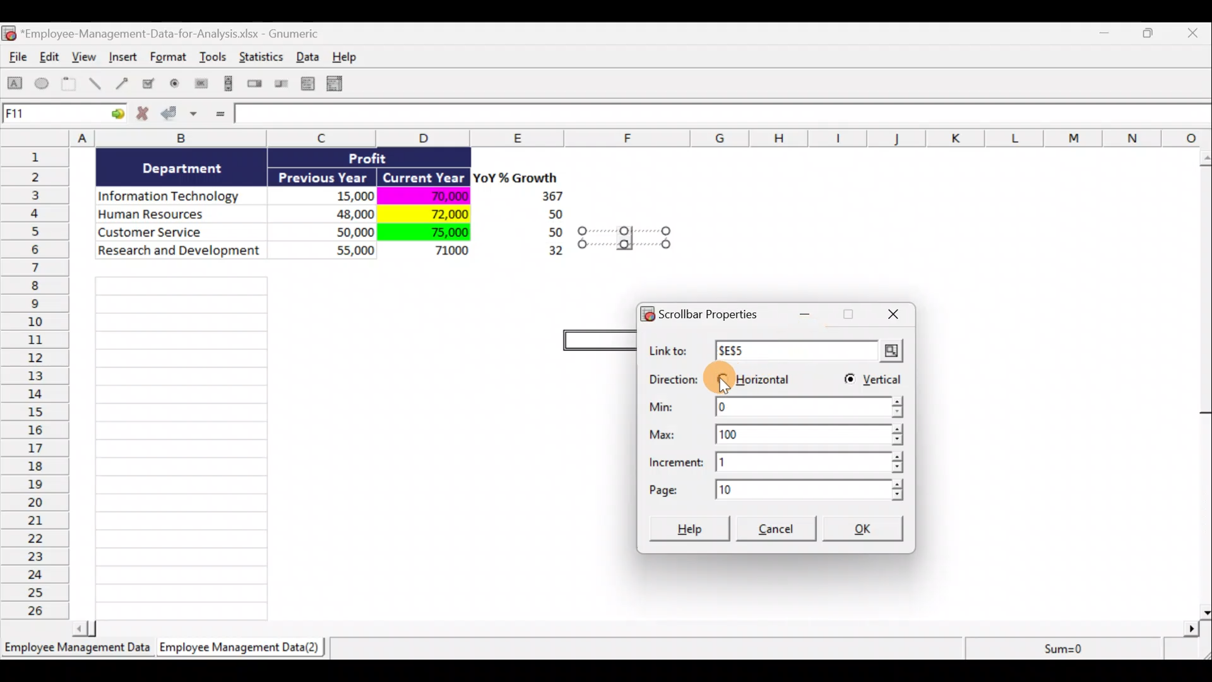 This screenshot has width=1212, height=682. Describe the element at coordinates (867, 530) in the screenshot. I see `OK` at that location.